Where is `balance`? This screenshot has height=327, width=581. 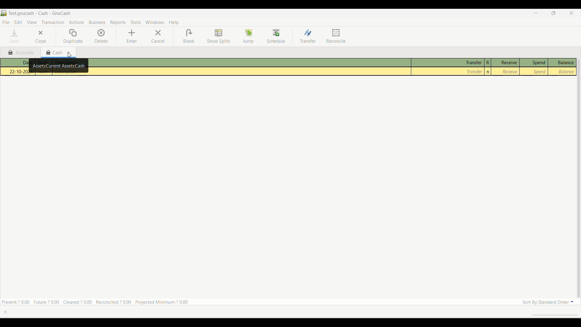 balance is located at coordinates (562, 71).